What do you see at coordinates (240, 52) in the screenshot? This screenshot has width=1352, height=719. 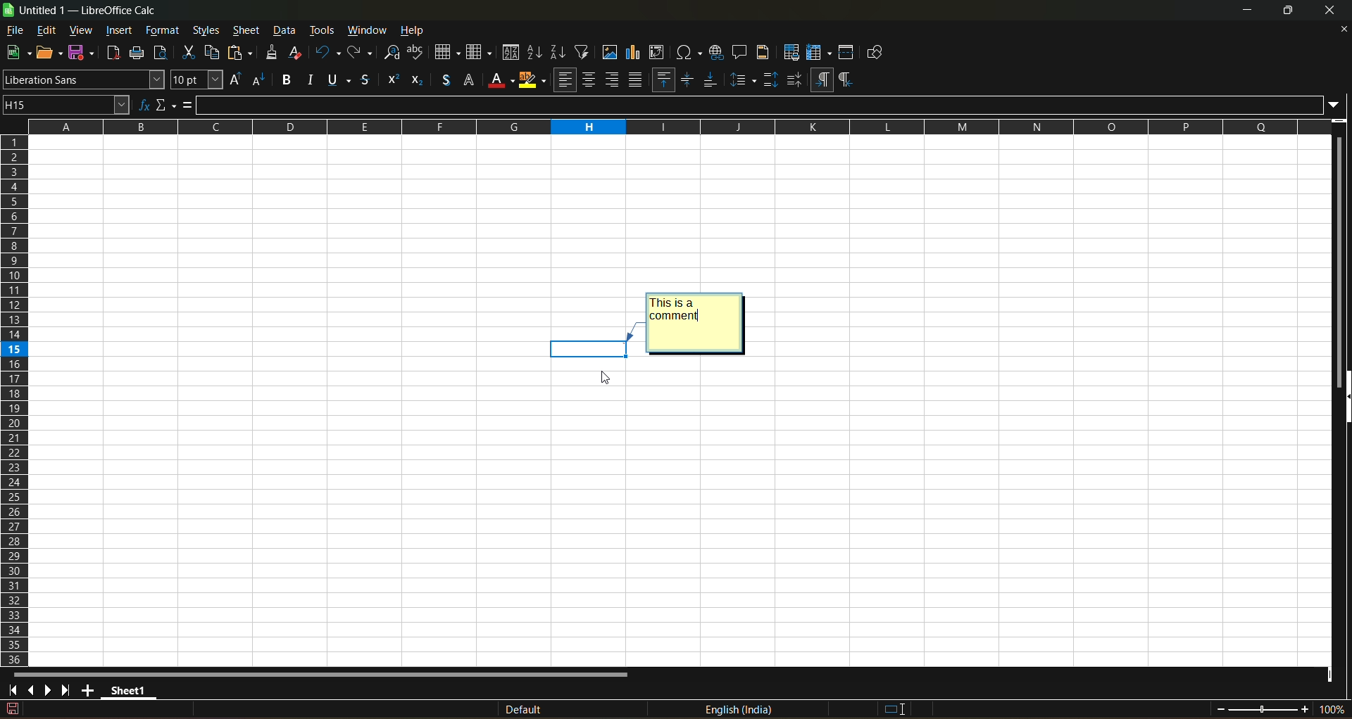 I see `paste` at bounding box center [240, 52].